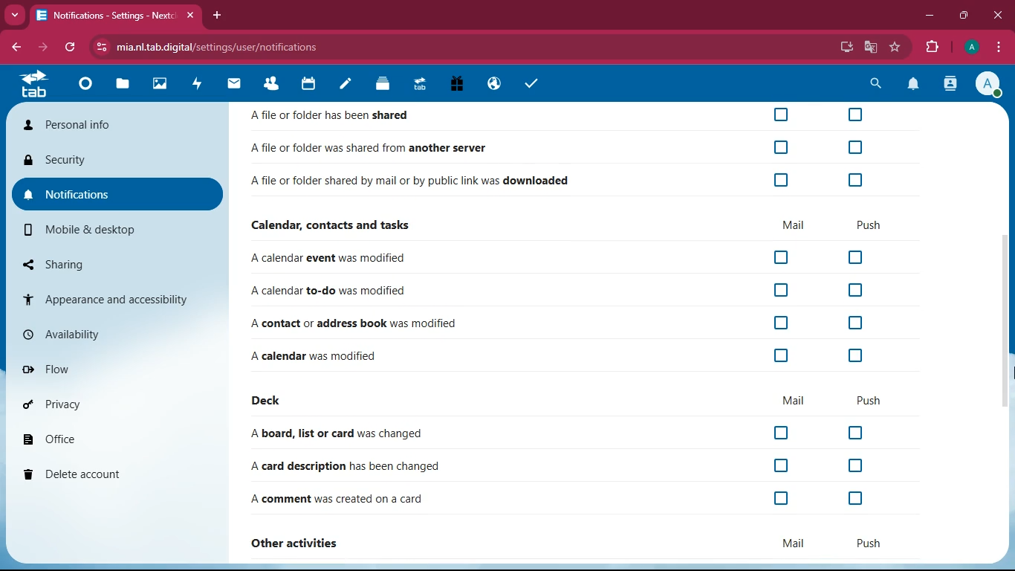 This screenshot has height=571, width=1015. Describe the element at coordinates (779, 116) in the screenshot. I see `off` at that location.